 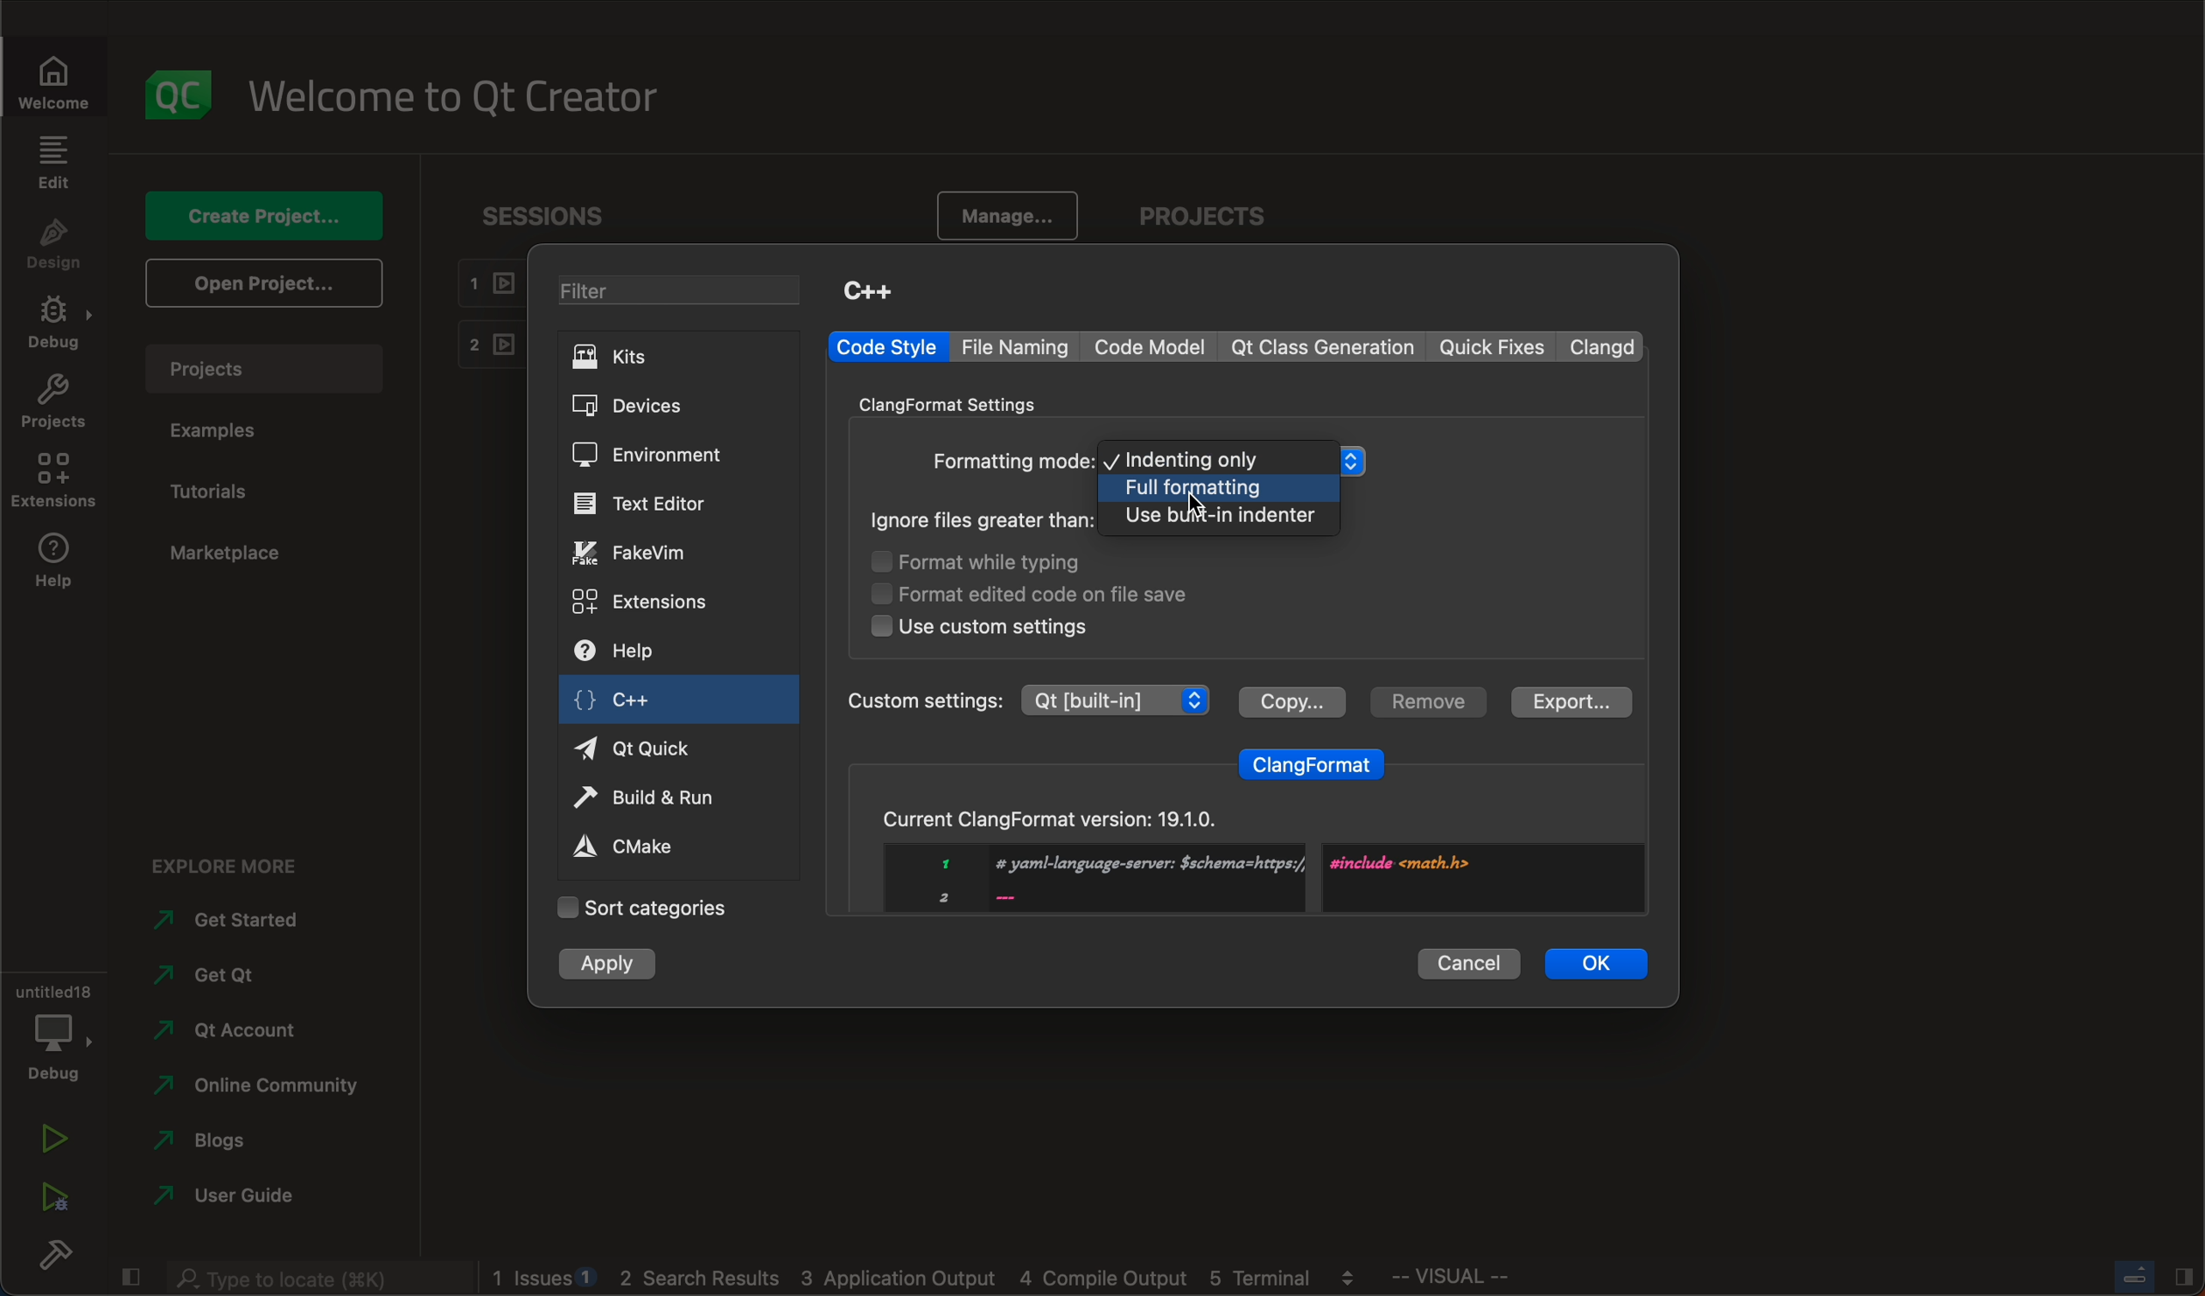 I want to click on code, so click(x=1152, y=346).